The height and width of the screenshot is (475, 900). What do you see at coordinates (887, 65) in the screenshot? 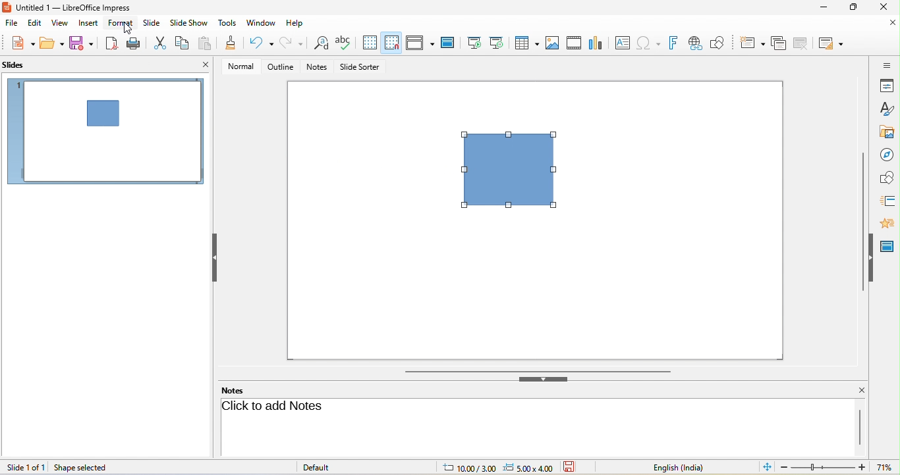
I see `sidebar setting` at bounding box center [887, 65].